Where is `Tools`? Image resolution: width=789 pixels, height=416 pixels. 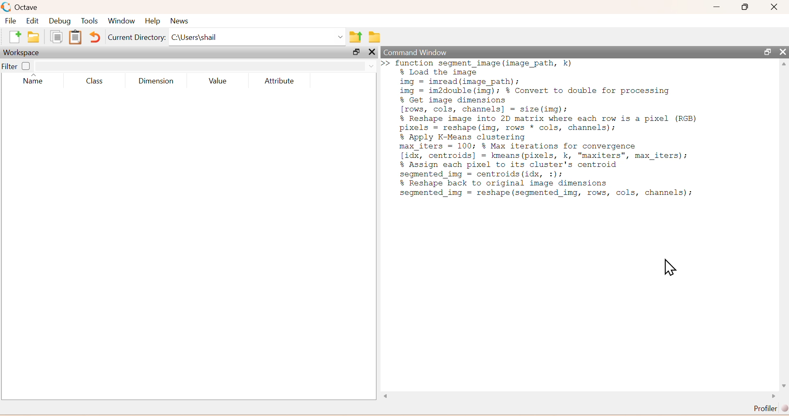 Tools is located at coordinates (90, 22).